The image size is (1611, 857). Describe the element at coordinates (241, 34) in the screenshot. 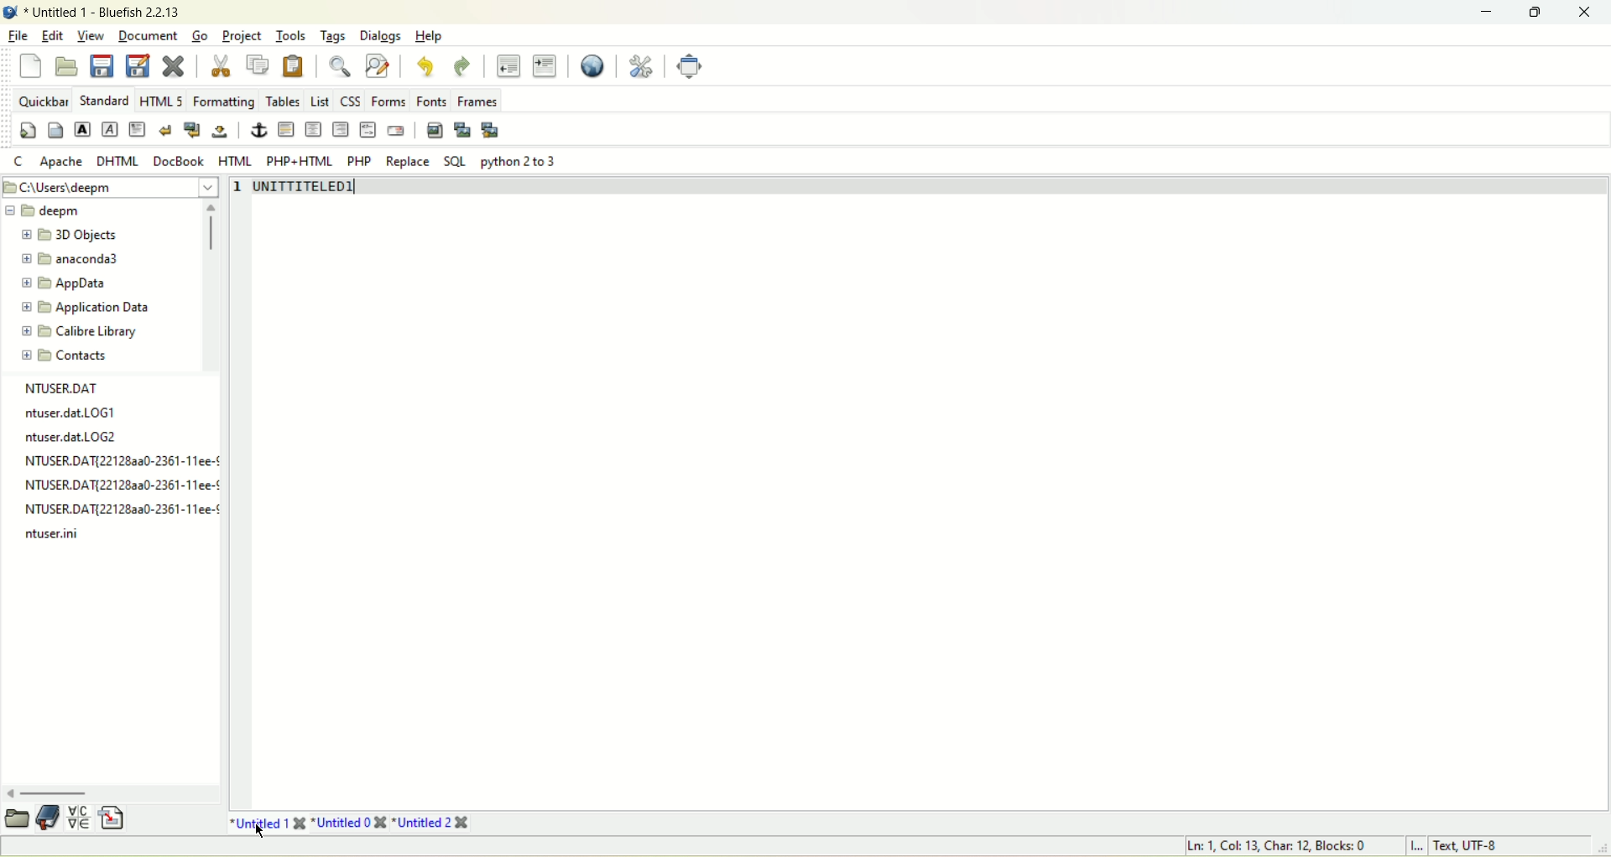

I see `Project` at that location.